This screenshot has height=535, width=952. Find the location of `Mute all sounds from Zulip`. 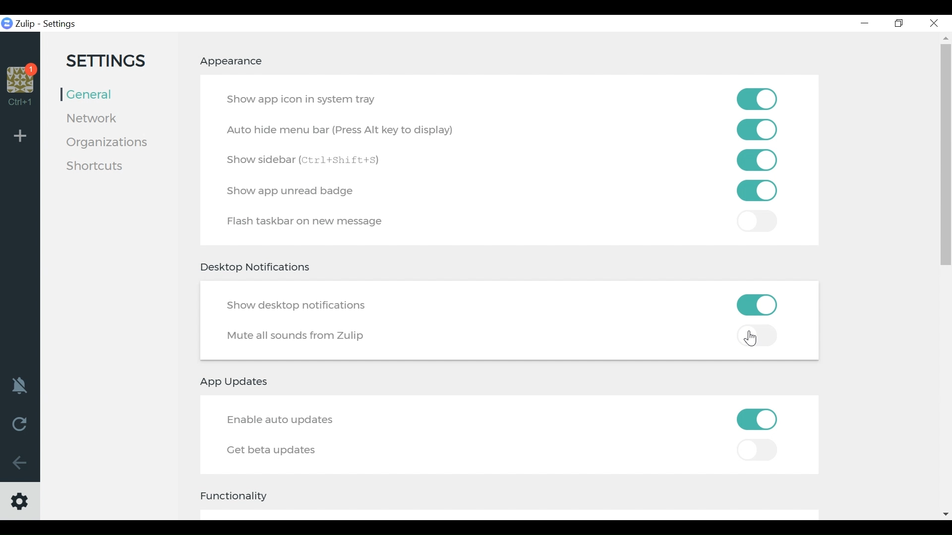

Mute all sounds from Zulip is located at coordinates (298, 337).